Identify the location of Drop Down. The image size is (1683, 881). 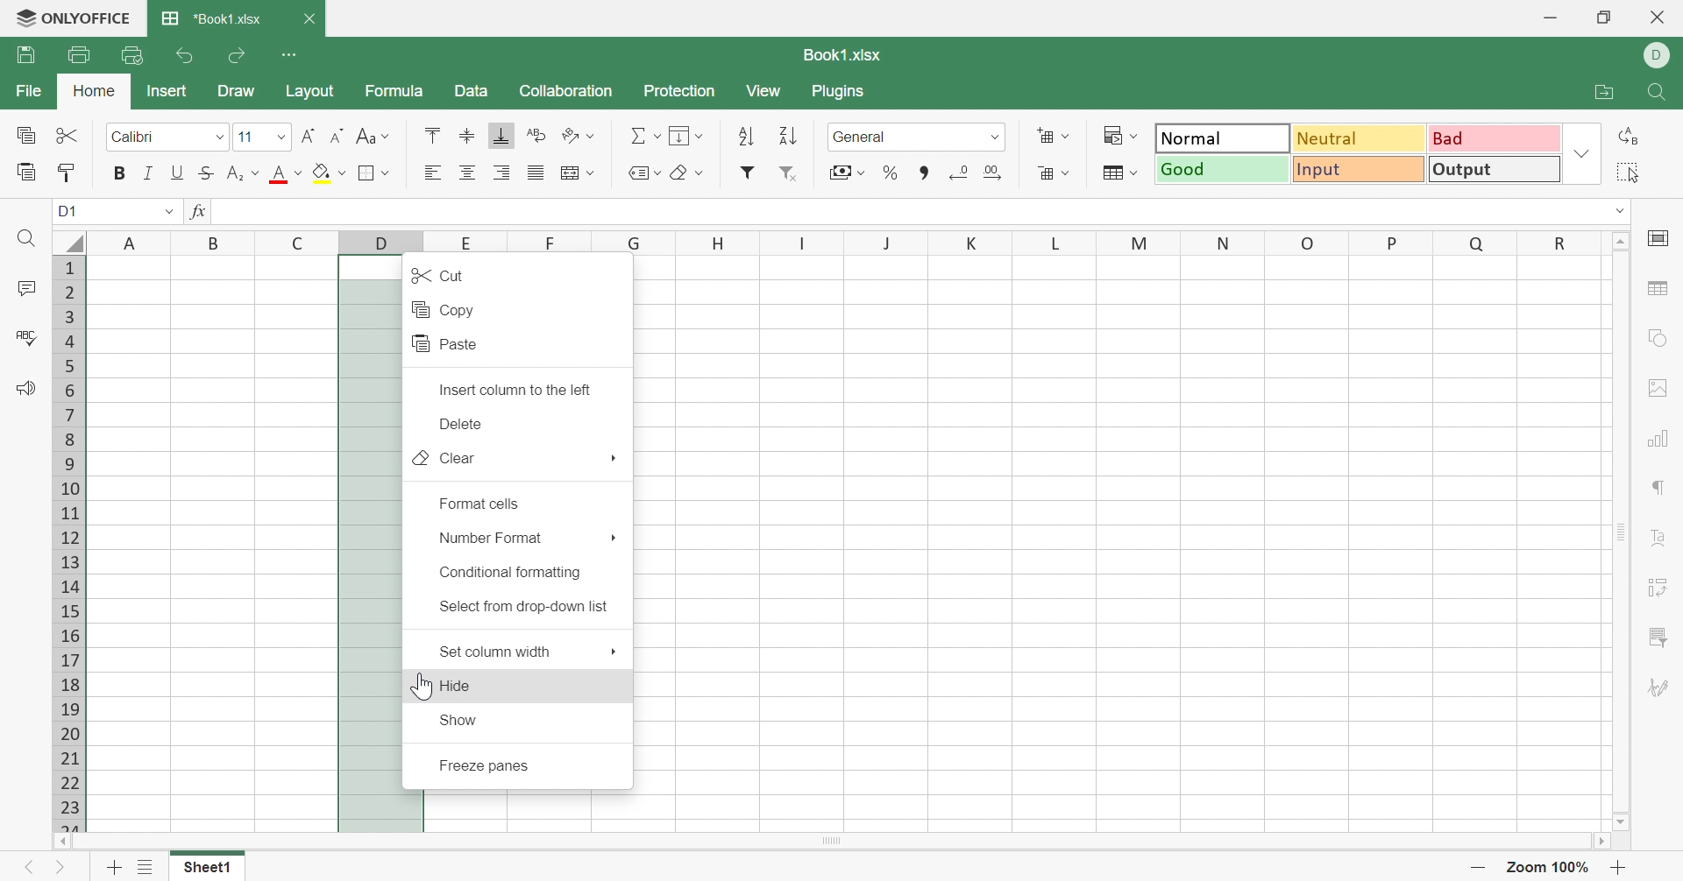
(387, 173).